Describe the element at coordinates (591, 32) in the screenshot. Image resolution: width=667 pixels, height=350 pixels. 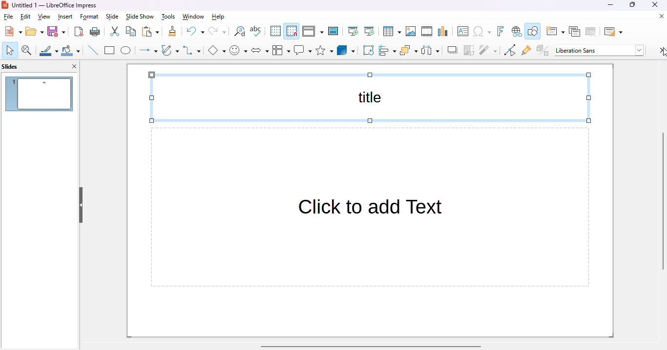
I see `delete slide` at that location.